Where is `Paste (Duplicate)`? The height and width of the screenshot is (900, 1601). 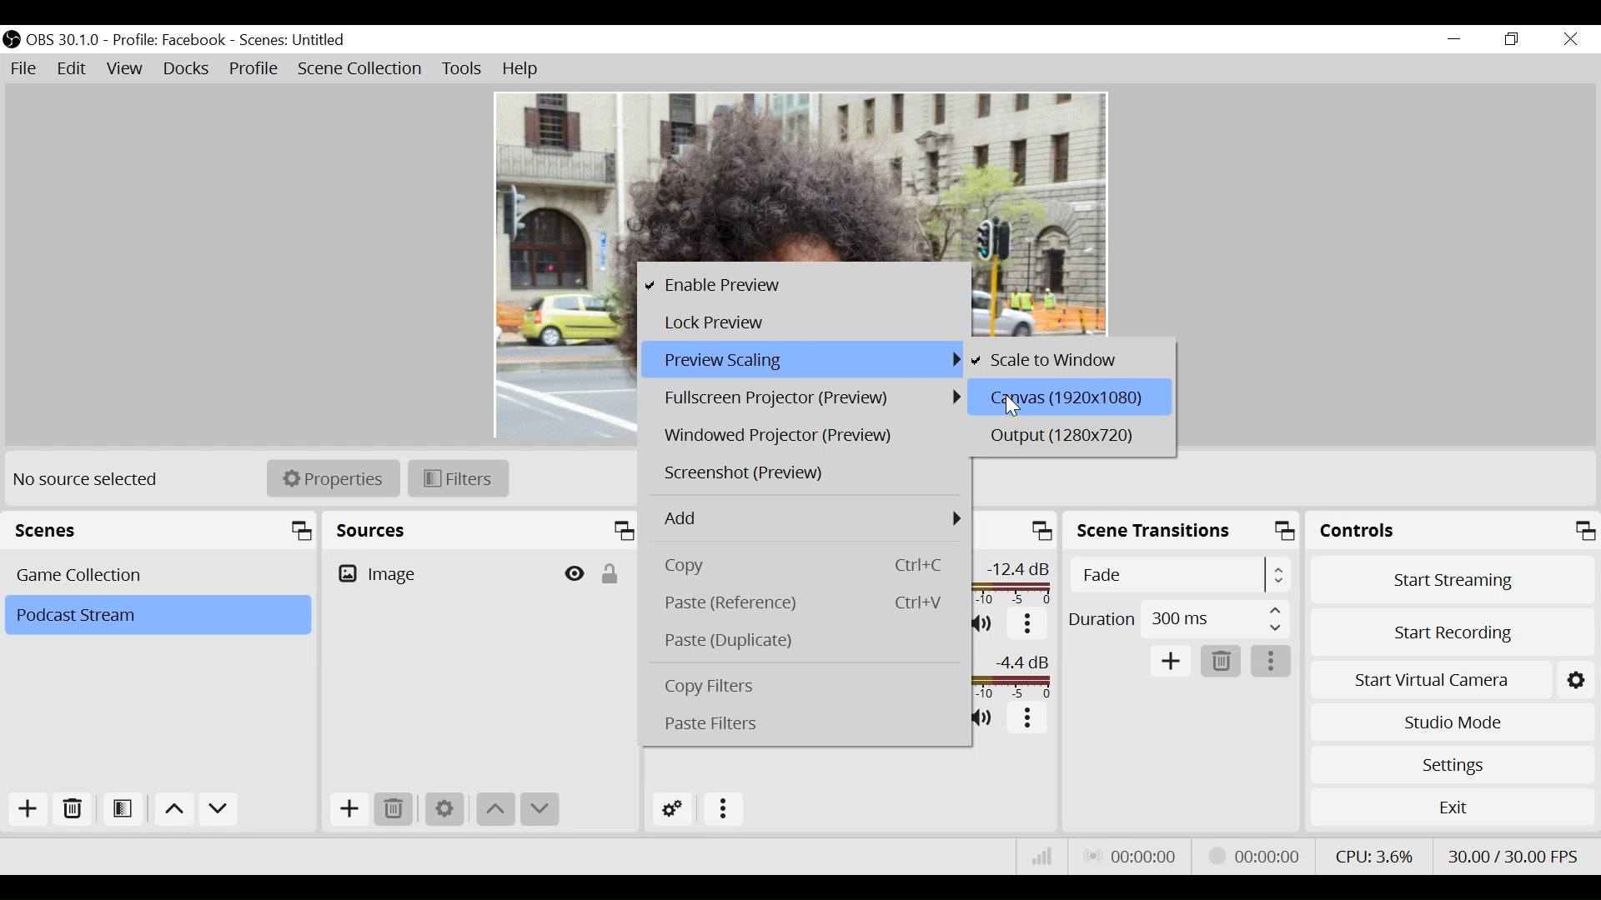 Paste (Duplicate) is located at coordinates (806, 638).